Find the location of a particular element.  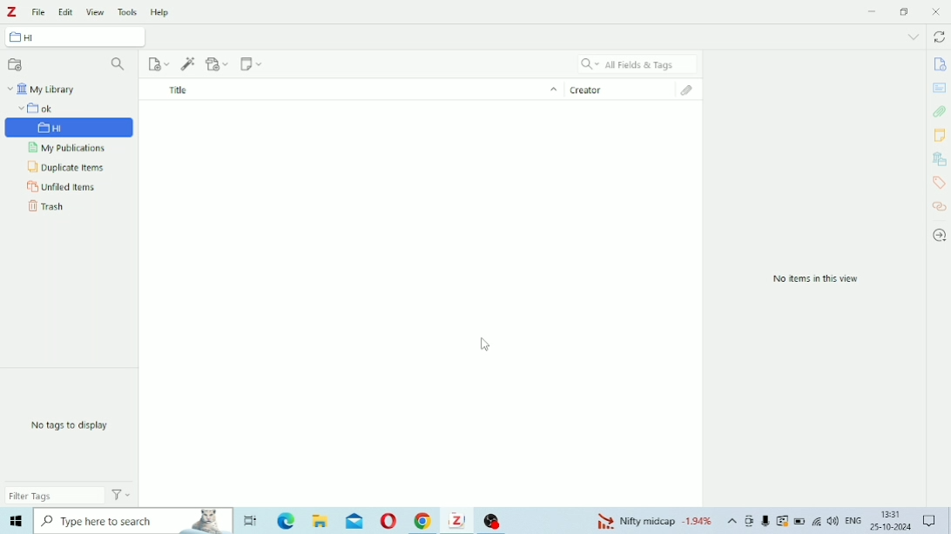

Zotero is located at coordinates (459, 520).